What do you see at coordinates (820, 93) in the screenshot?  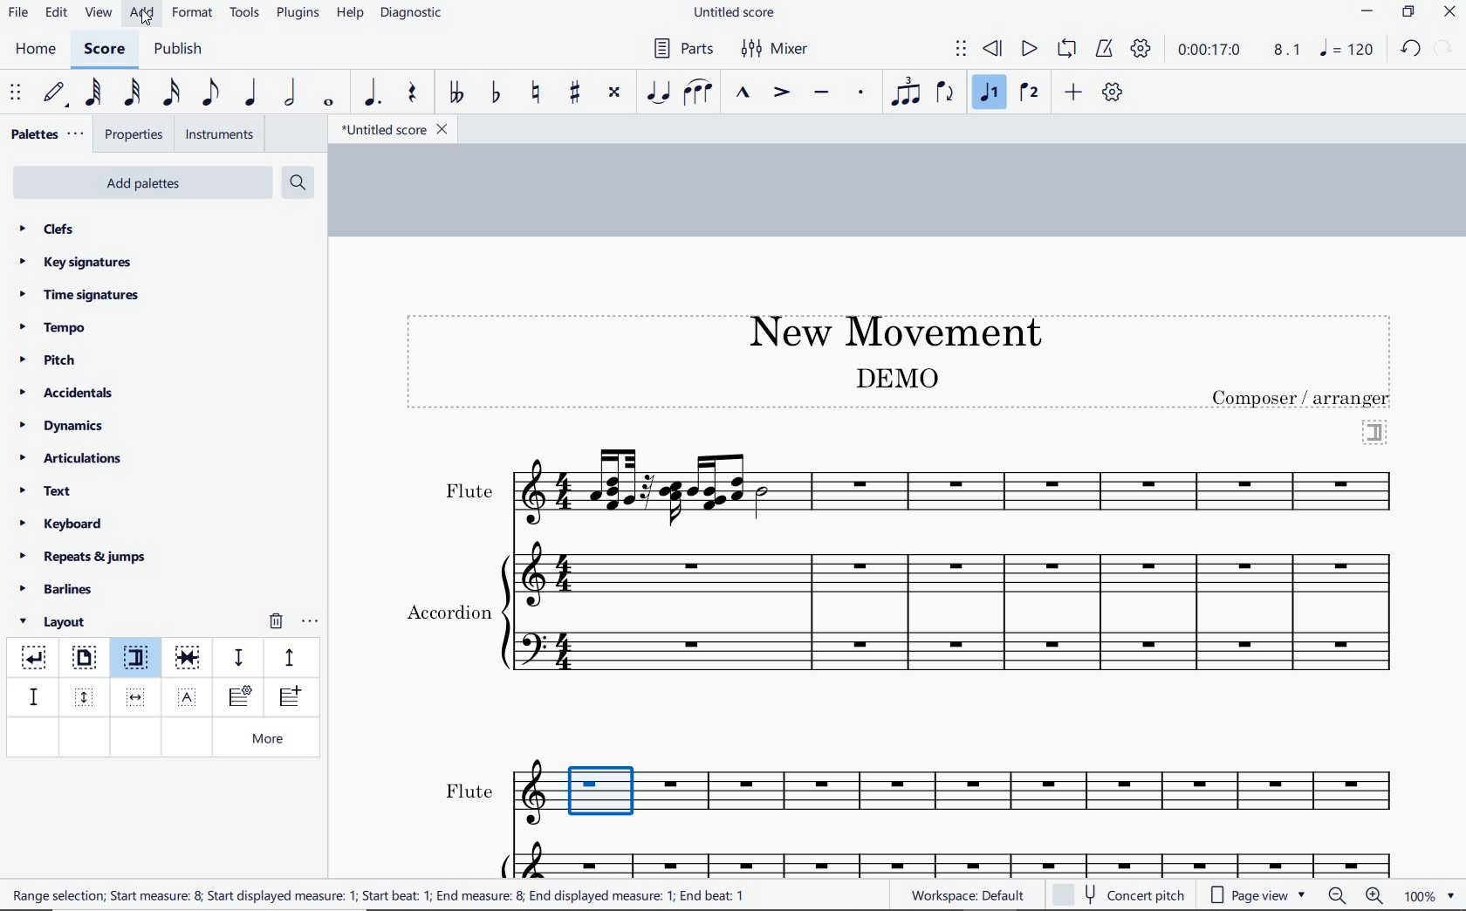 I see `tenuto` at bounding box center [820, 93].